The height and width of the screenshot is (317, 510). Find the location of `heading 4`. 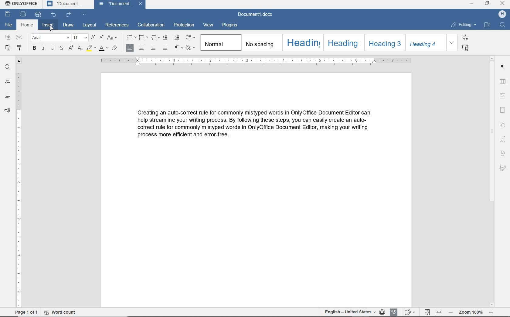

heading 4 is located at coordinates (427, 42).